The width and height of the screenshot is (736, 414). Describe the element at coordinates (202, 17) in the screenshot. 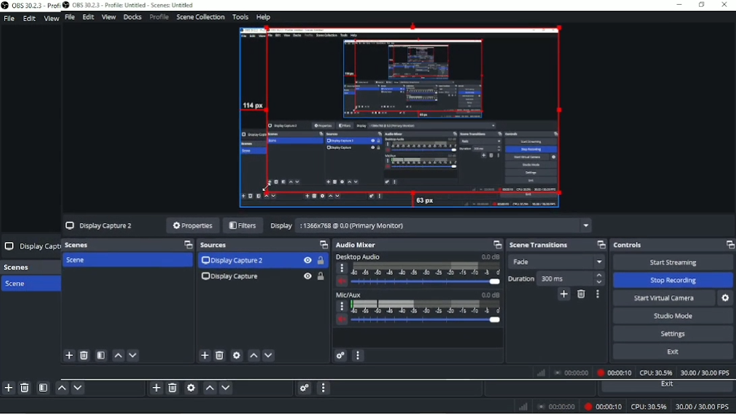

I see `Scene Collection` at that location.